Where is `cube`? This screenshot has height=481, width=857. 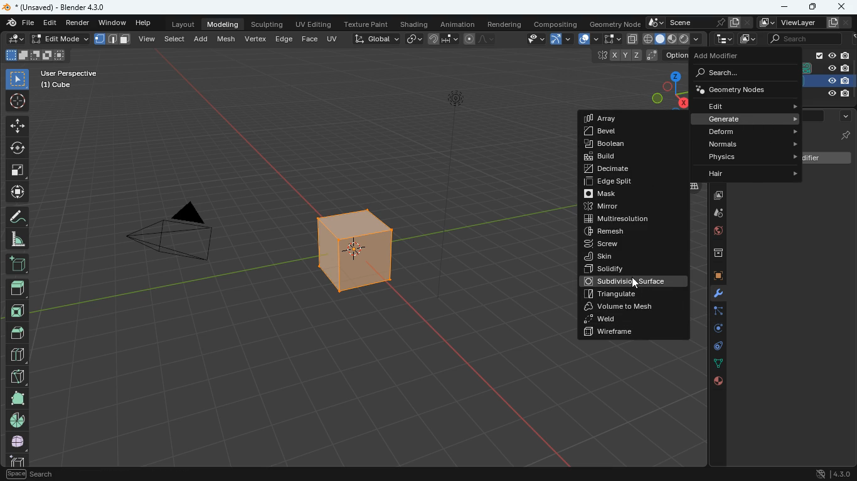 cube is located at coordinates (844, 136).